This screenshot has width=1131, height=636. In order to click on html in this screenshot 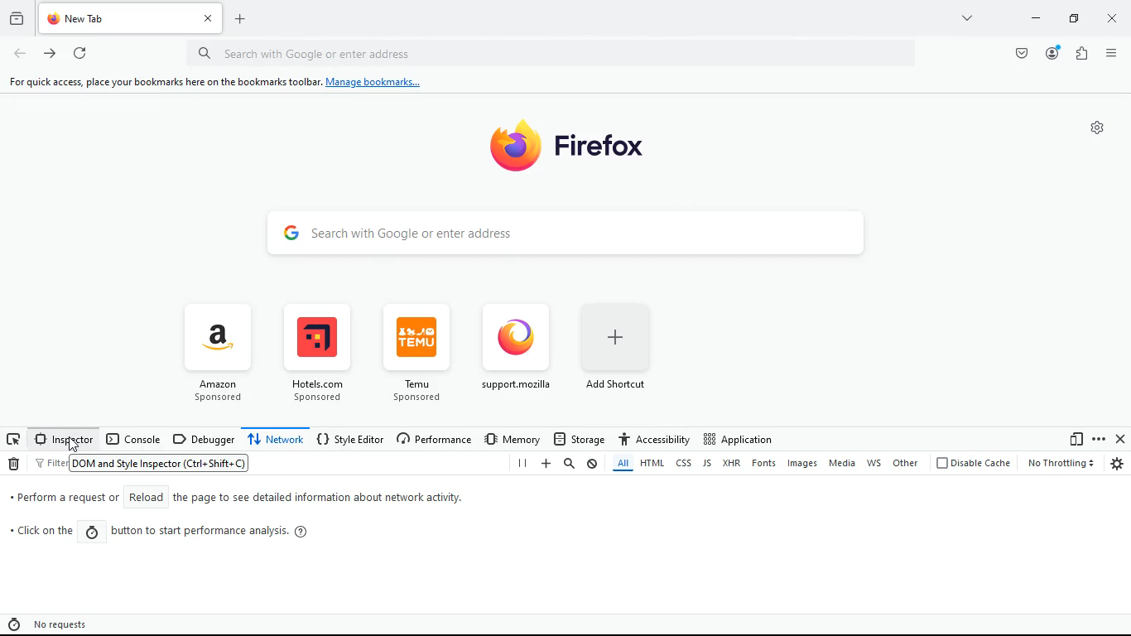, I will do `click(652, 464)`.